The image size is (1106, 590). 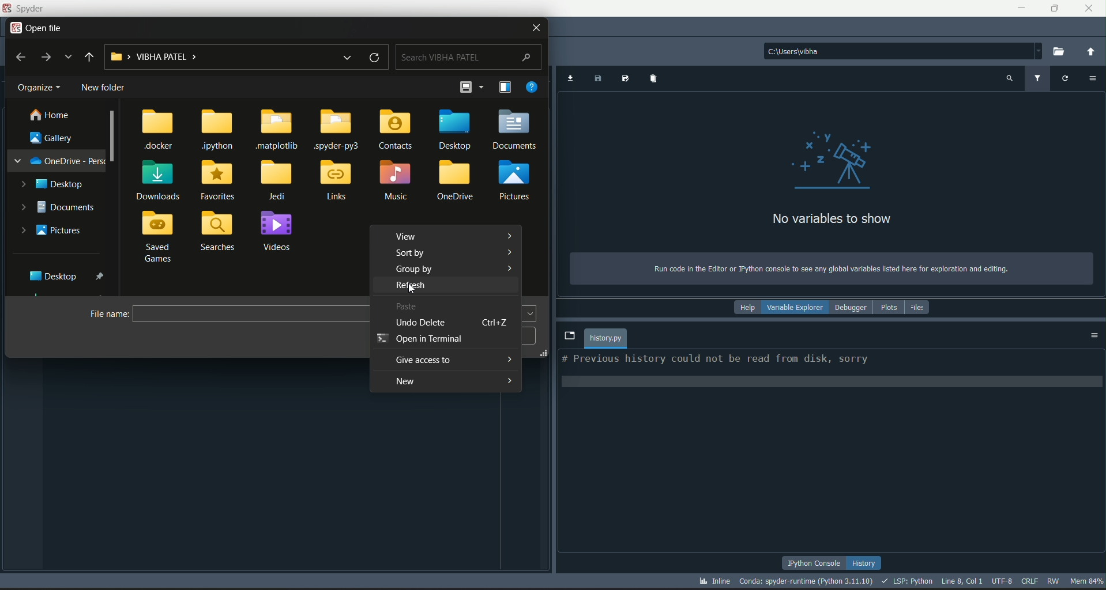 I want to click on documents, so click(x=516, y=130).